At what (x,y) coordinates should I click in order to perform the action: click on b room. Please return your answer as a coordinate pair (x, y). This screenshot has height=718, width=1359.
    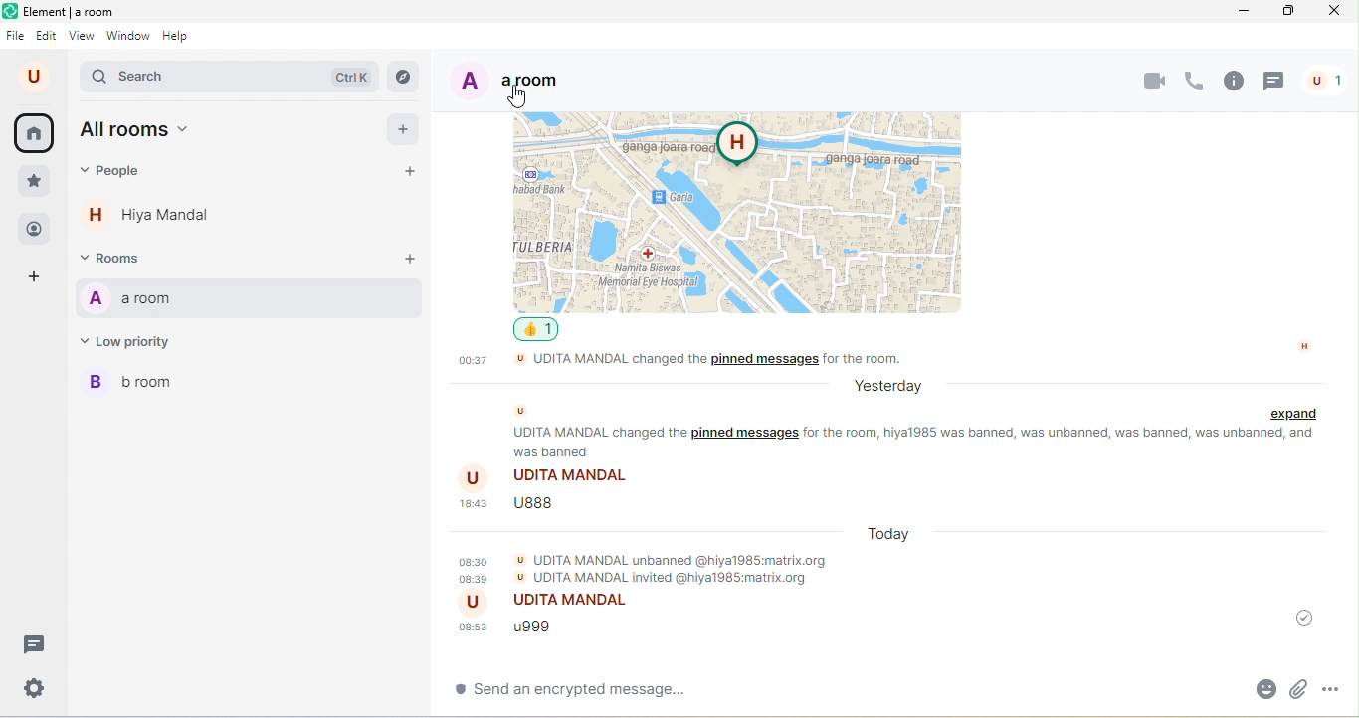
    Looking at the image, I should click on (139, 387).